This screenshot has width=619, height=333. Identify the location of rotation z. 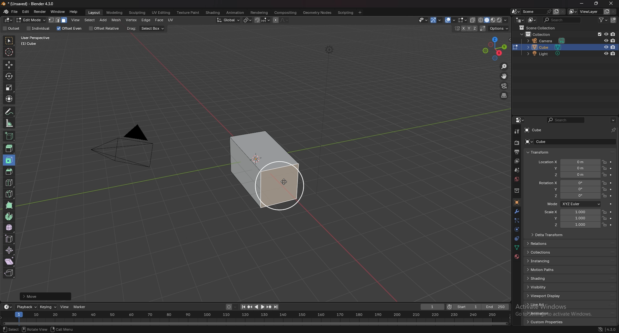
(571, 196).